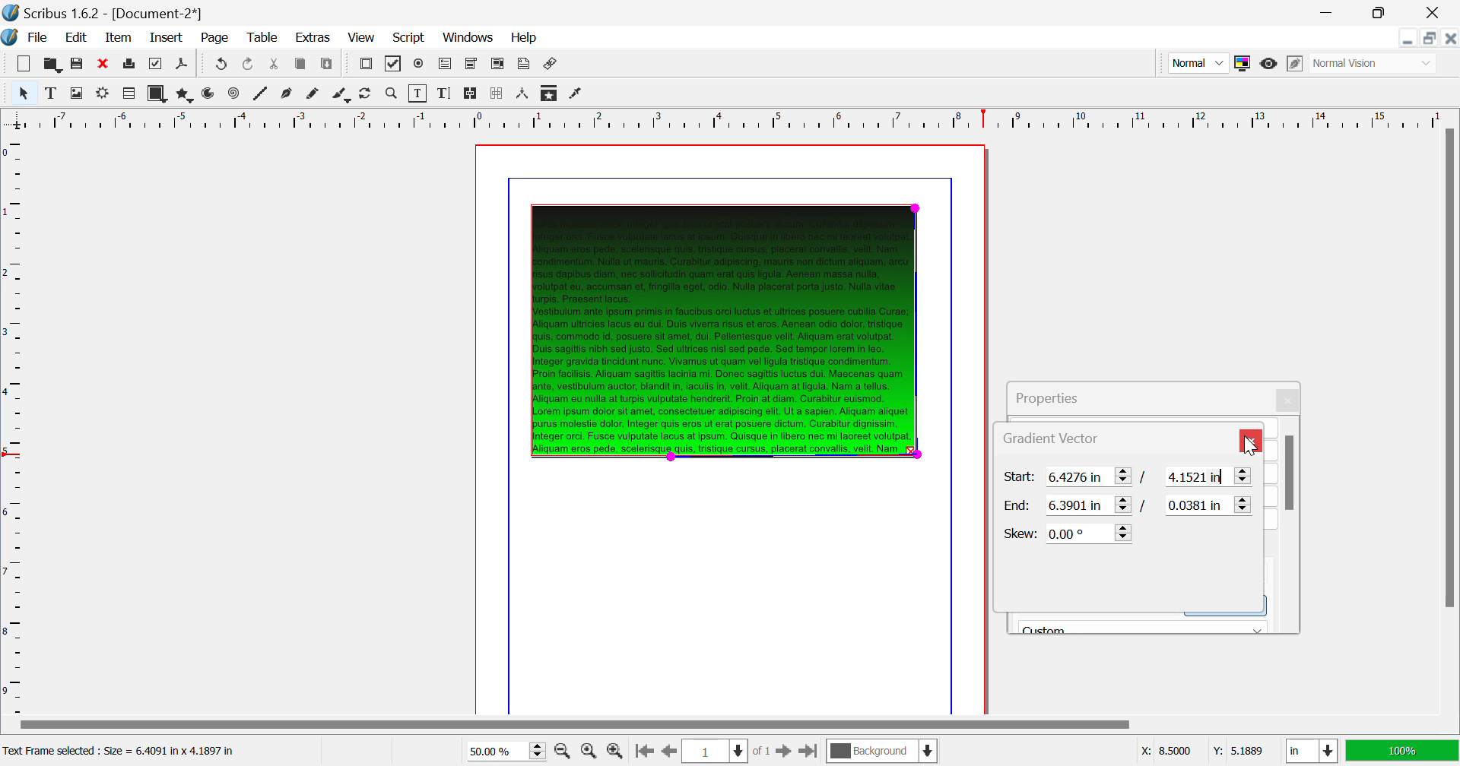 The height and width of the screenshot is (766, 1460). Describe the element at coordinates (1409, 38) in the screenshot. I see `Restore Down` at that location.